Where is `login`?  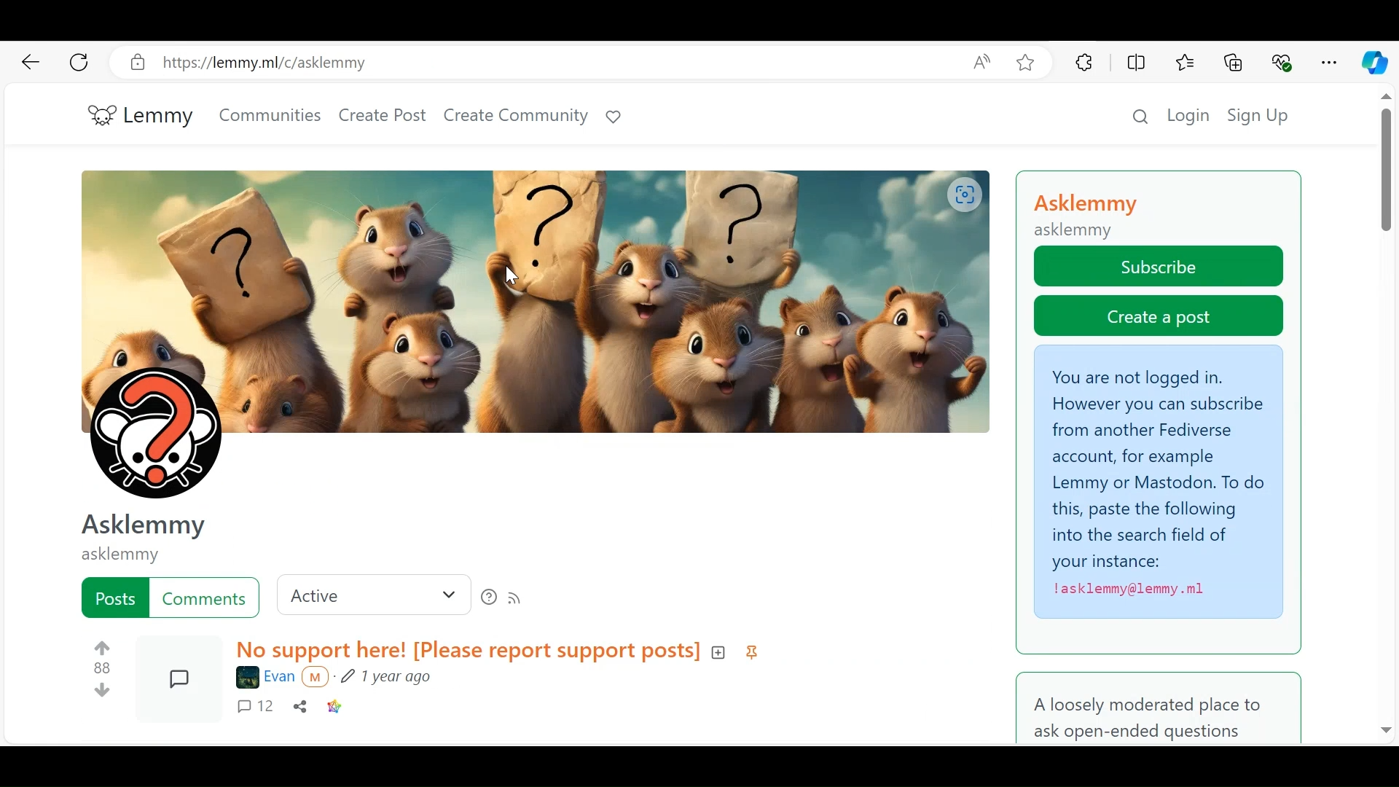
login is located at coordinates (1191, 114).